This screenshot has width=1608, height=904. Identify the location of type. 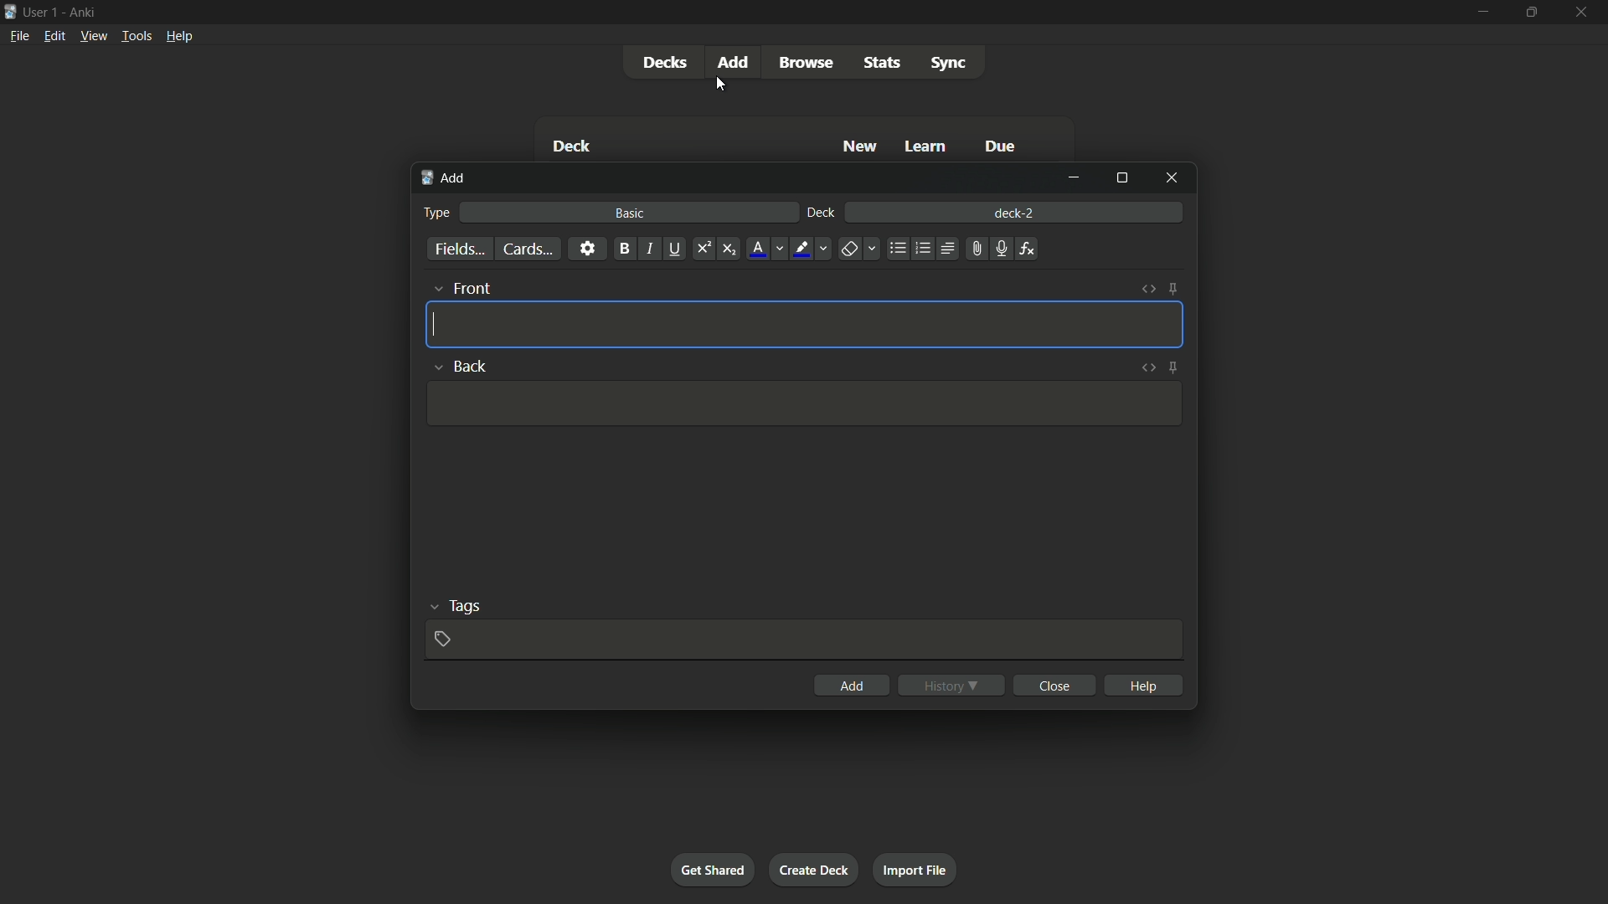
(438, 213).